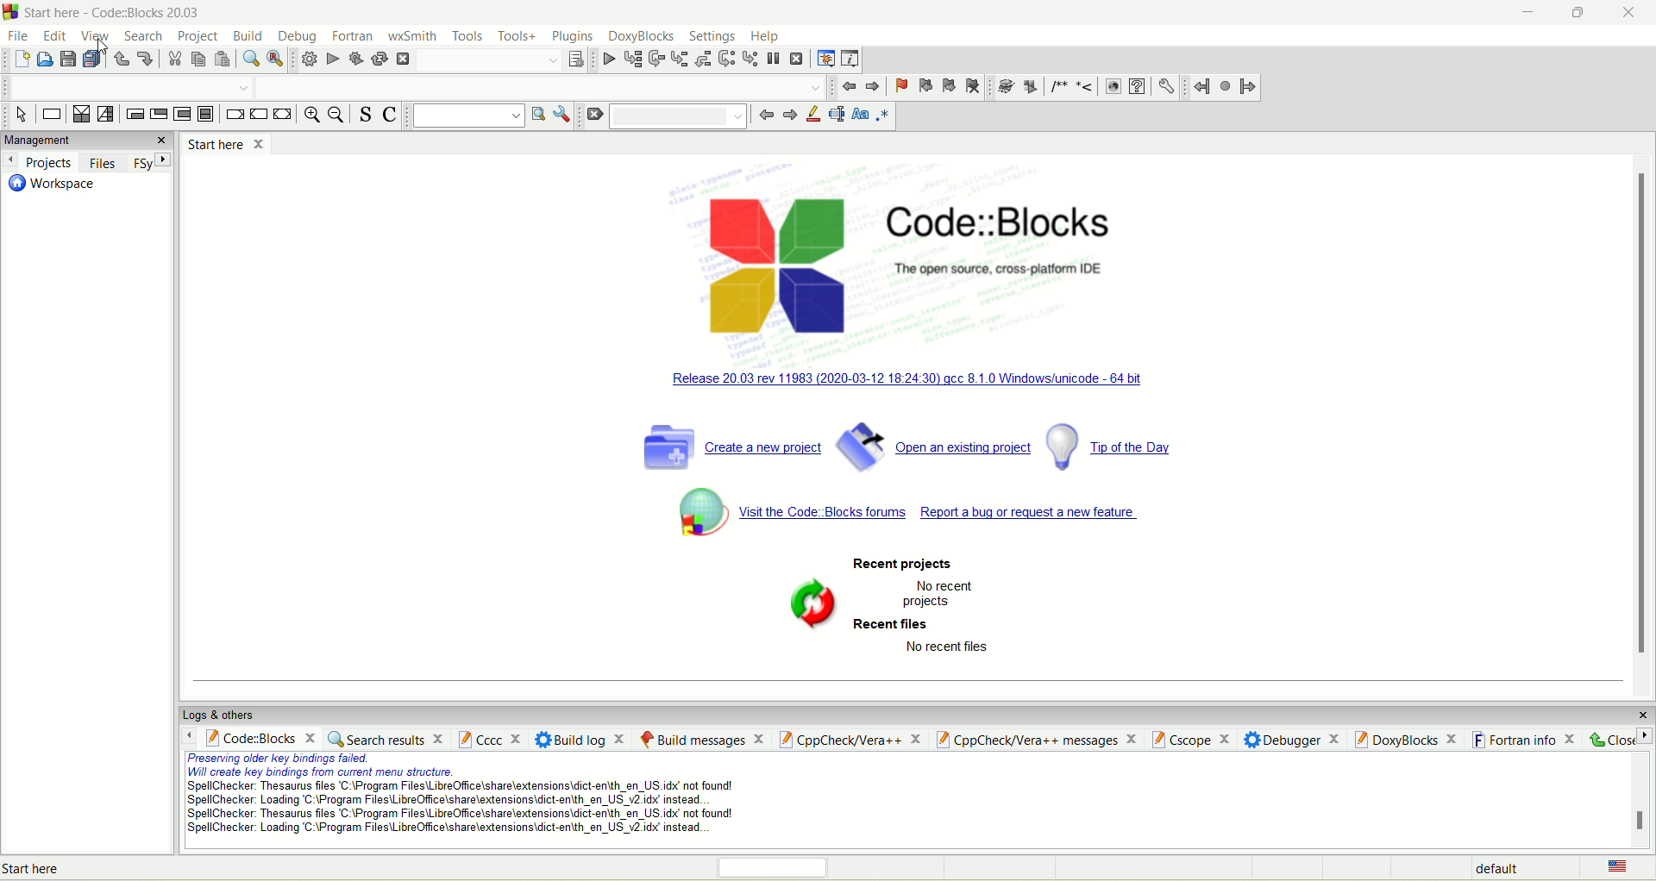  I want to click on Fsy, so click(151, 162).